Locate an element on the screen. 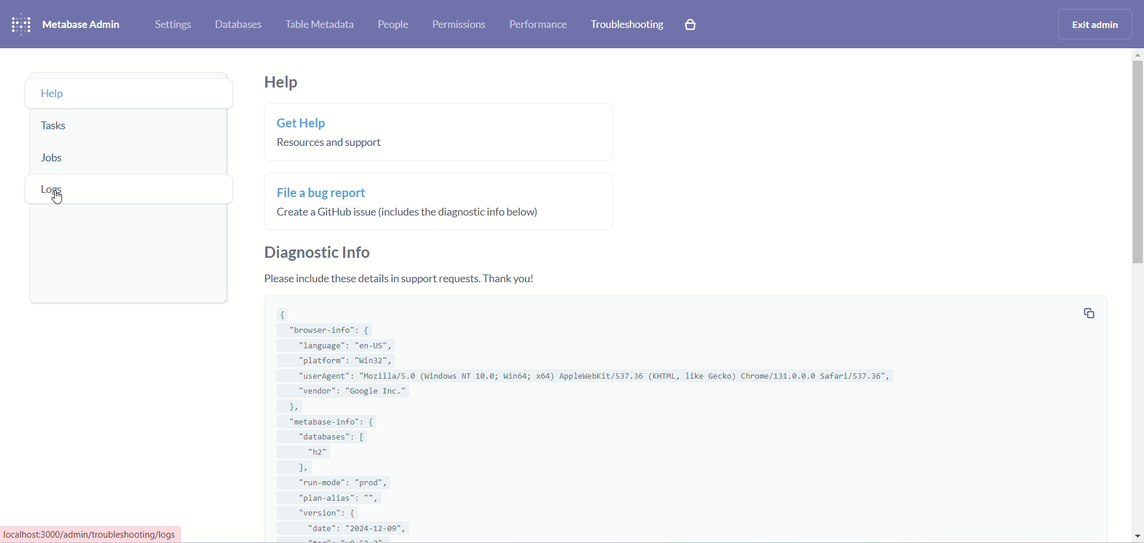  troubleshooting is located at coordinates (629, 26).